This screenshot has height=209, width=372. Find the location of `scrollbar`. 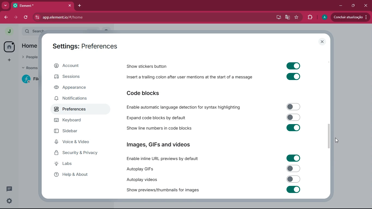

scrollbar is located at coordinates (329, 136).